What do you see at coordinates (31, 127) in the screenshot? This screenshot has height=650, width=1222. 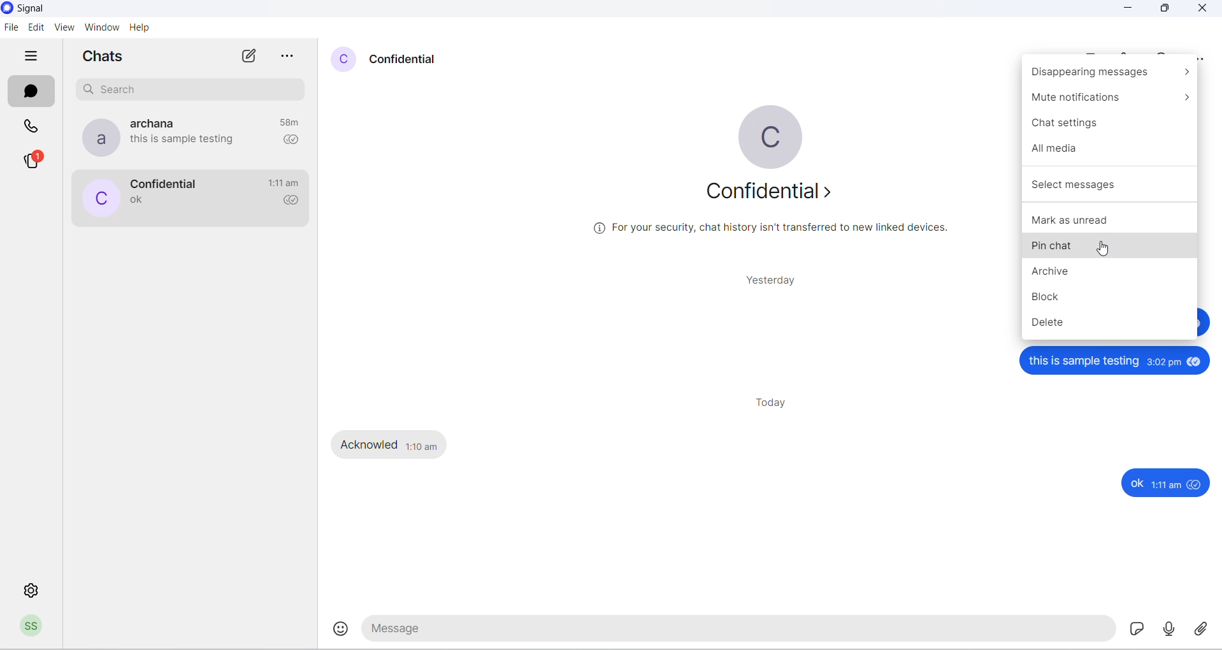 I see `calls` at bounding box center [31, 127].